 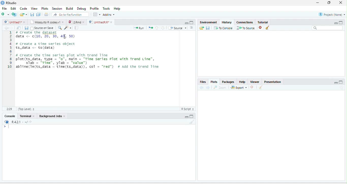 What do you see at coordinates (9, 3) in the screenshot?
I see `RStudio` at bounding box center [9, 3].